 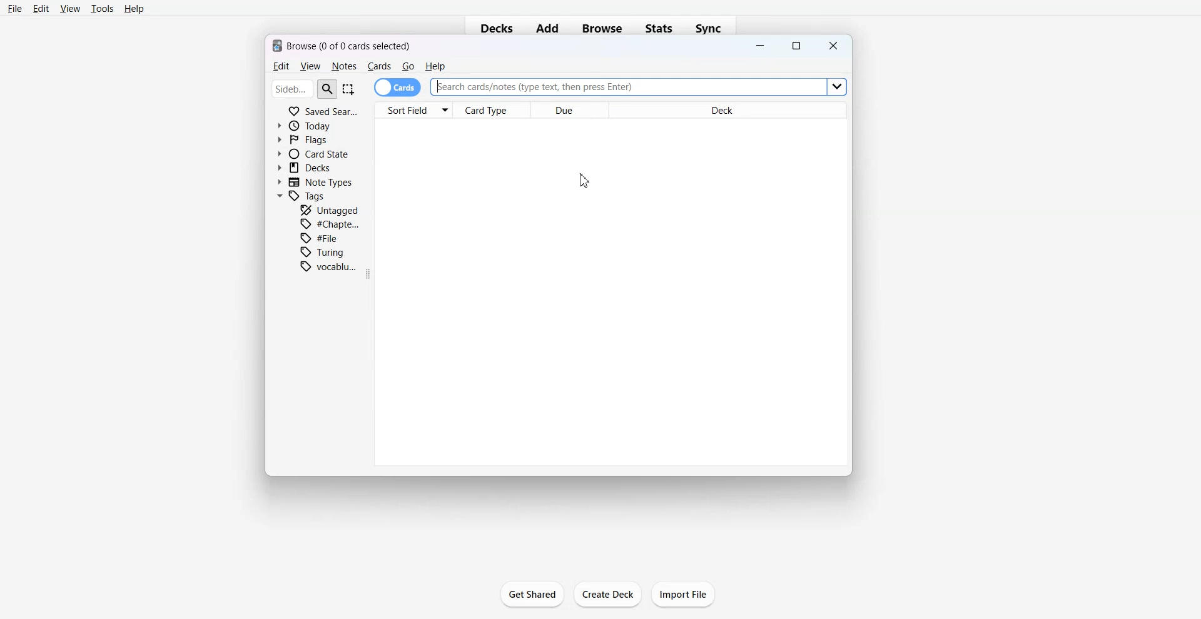 I want to click on Vocabulary, so click(x=328, y=266).